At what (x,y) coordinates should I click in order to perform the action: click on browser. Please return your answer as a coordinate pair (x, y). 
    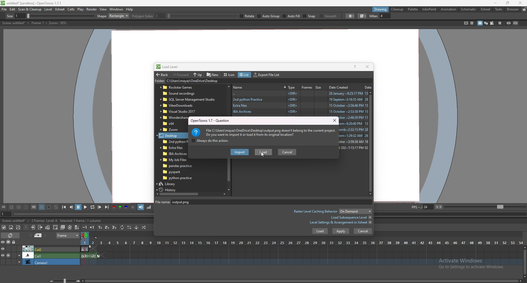
    Looking at the image, I should click on (513, 9).